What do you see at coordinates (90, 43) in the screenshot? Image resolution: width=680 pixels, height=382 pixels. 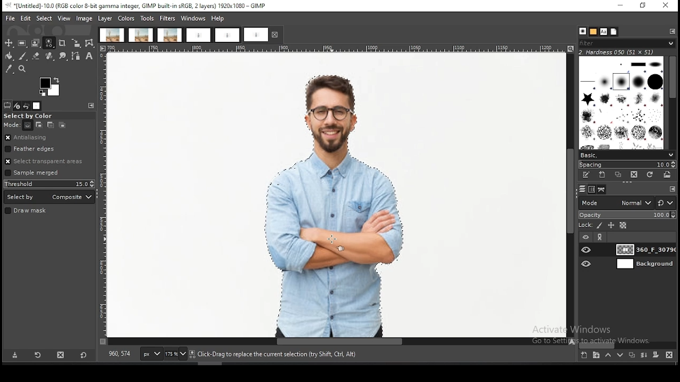 I see `cage transform tool` at bounding box center [90, 43].